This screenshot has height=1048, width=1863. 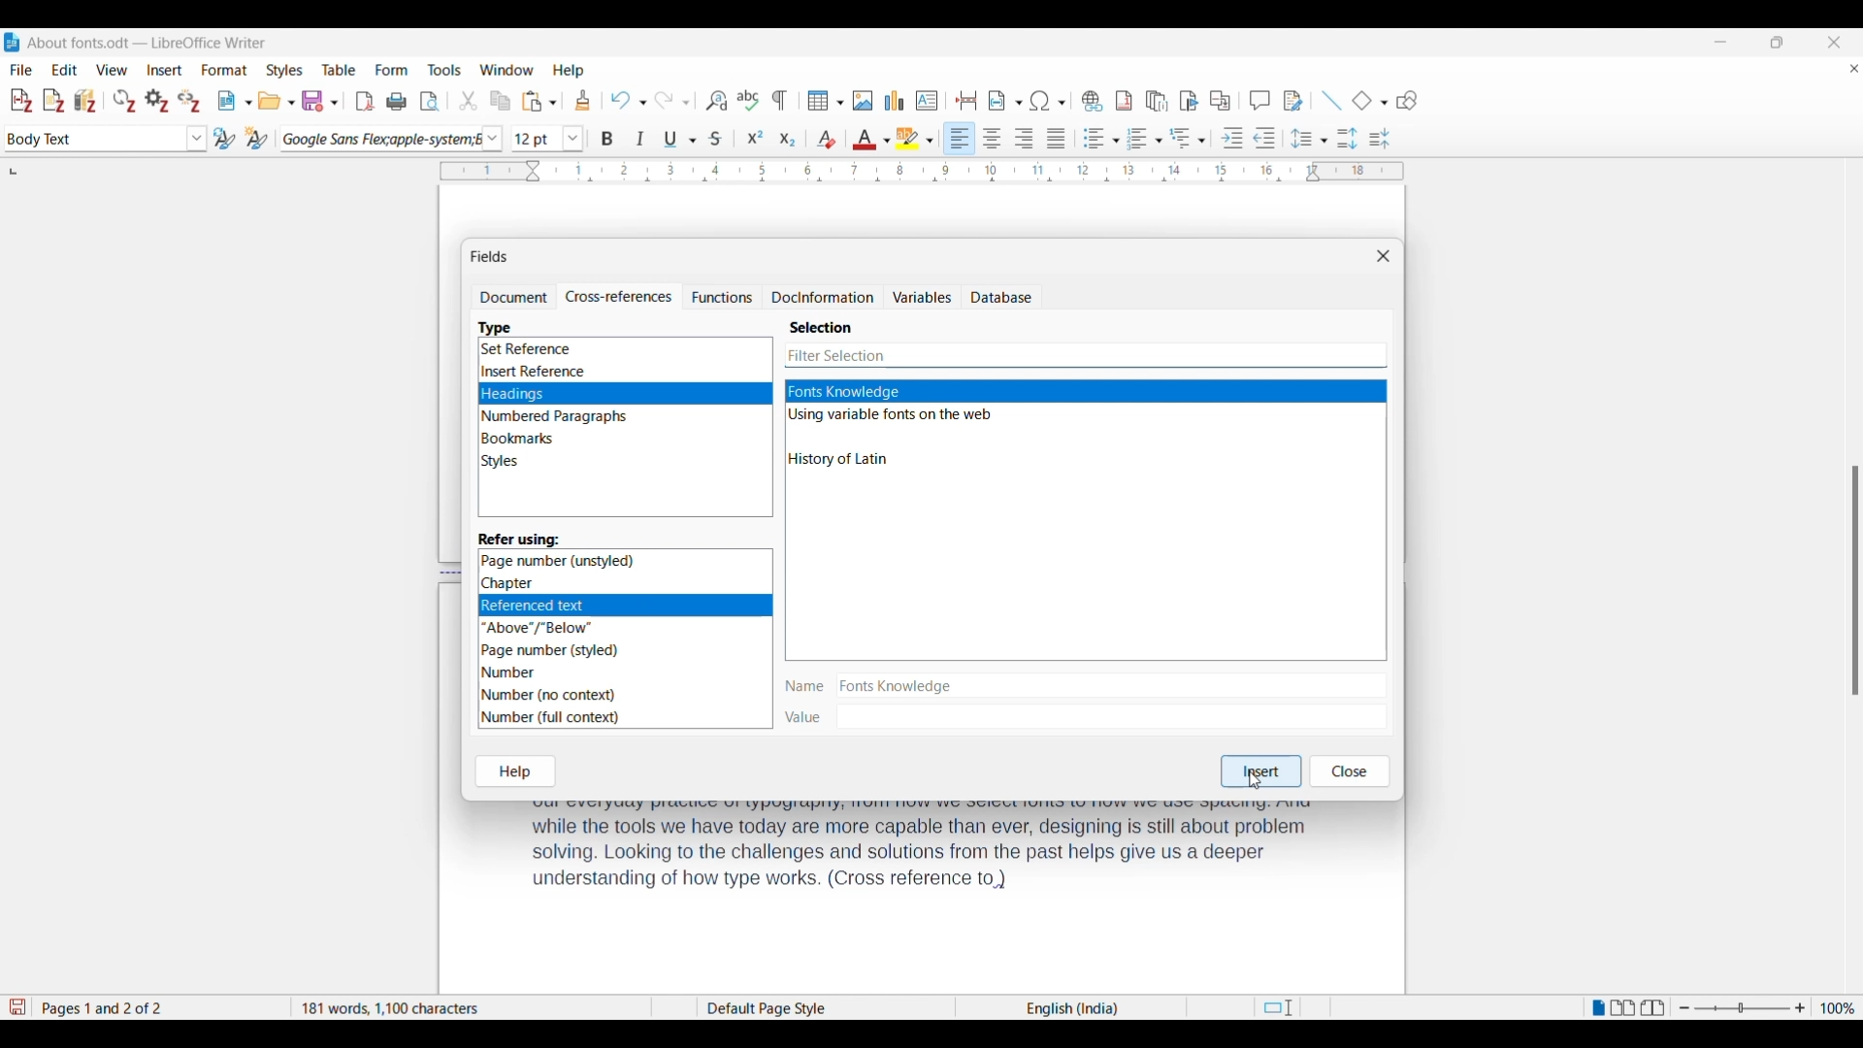 What do you see at coordinates (1024, 138) in the screenshot?
I see `Align right` at bounding box center [1024, 138].